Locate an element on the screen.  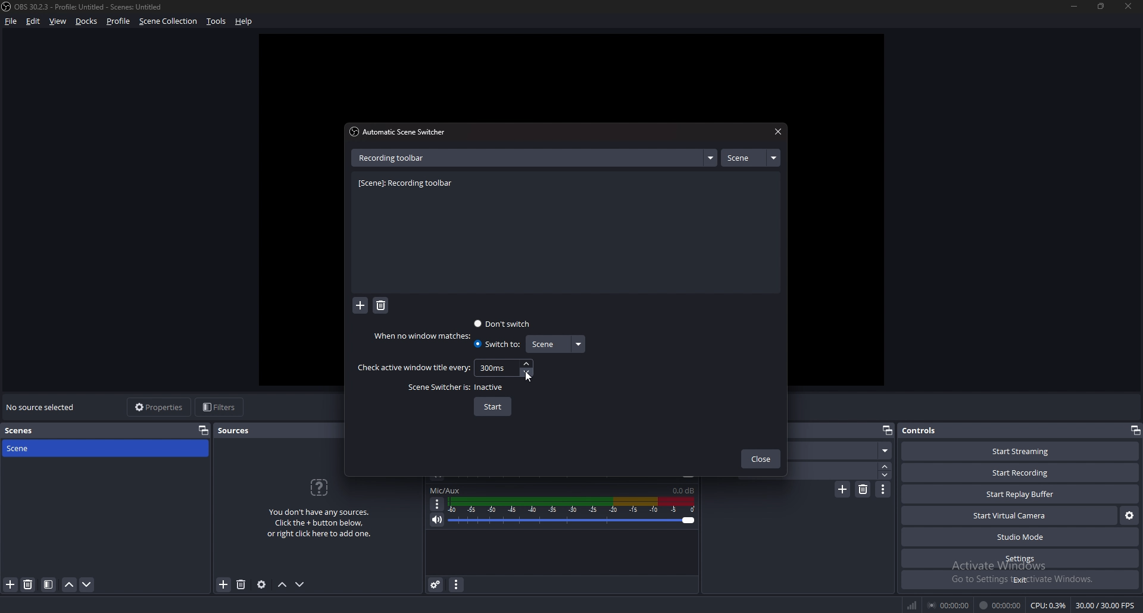
move scene down is located at coordinates (88, 584).